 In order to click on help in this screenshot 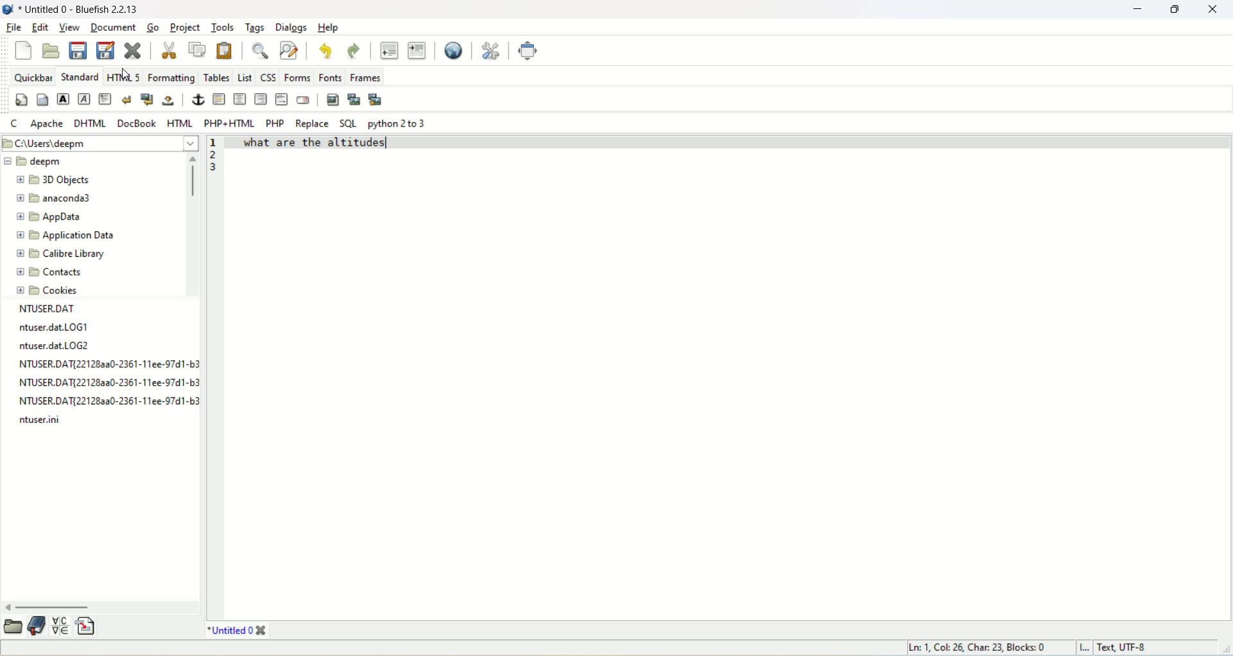, I will do `click(331, 27)`.